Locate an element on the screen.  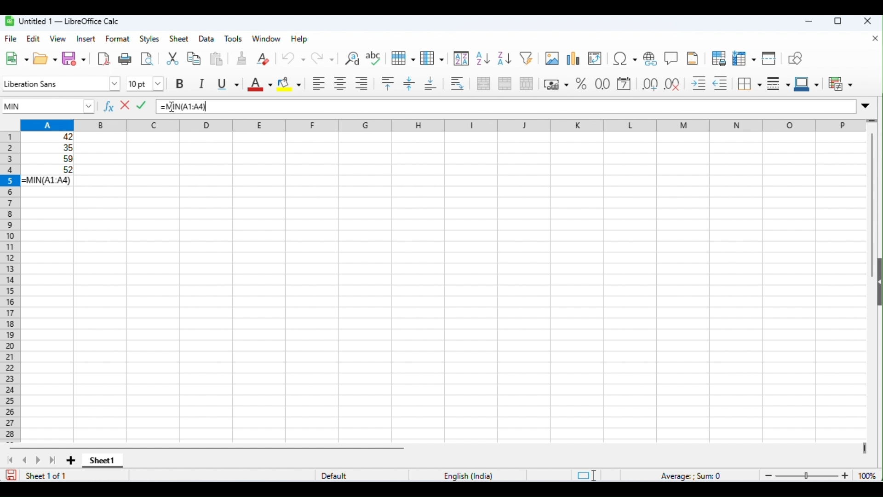
open or close side bar is located at coordinates (877, 284).